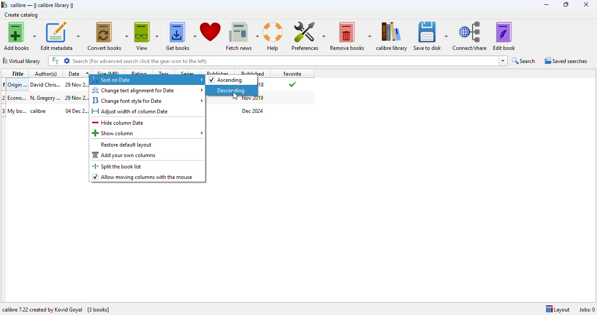  Describe the element at coordinates (547, 5) in the screenshot. I see `minimize` at that location.